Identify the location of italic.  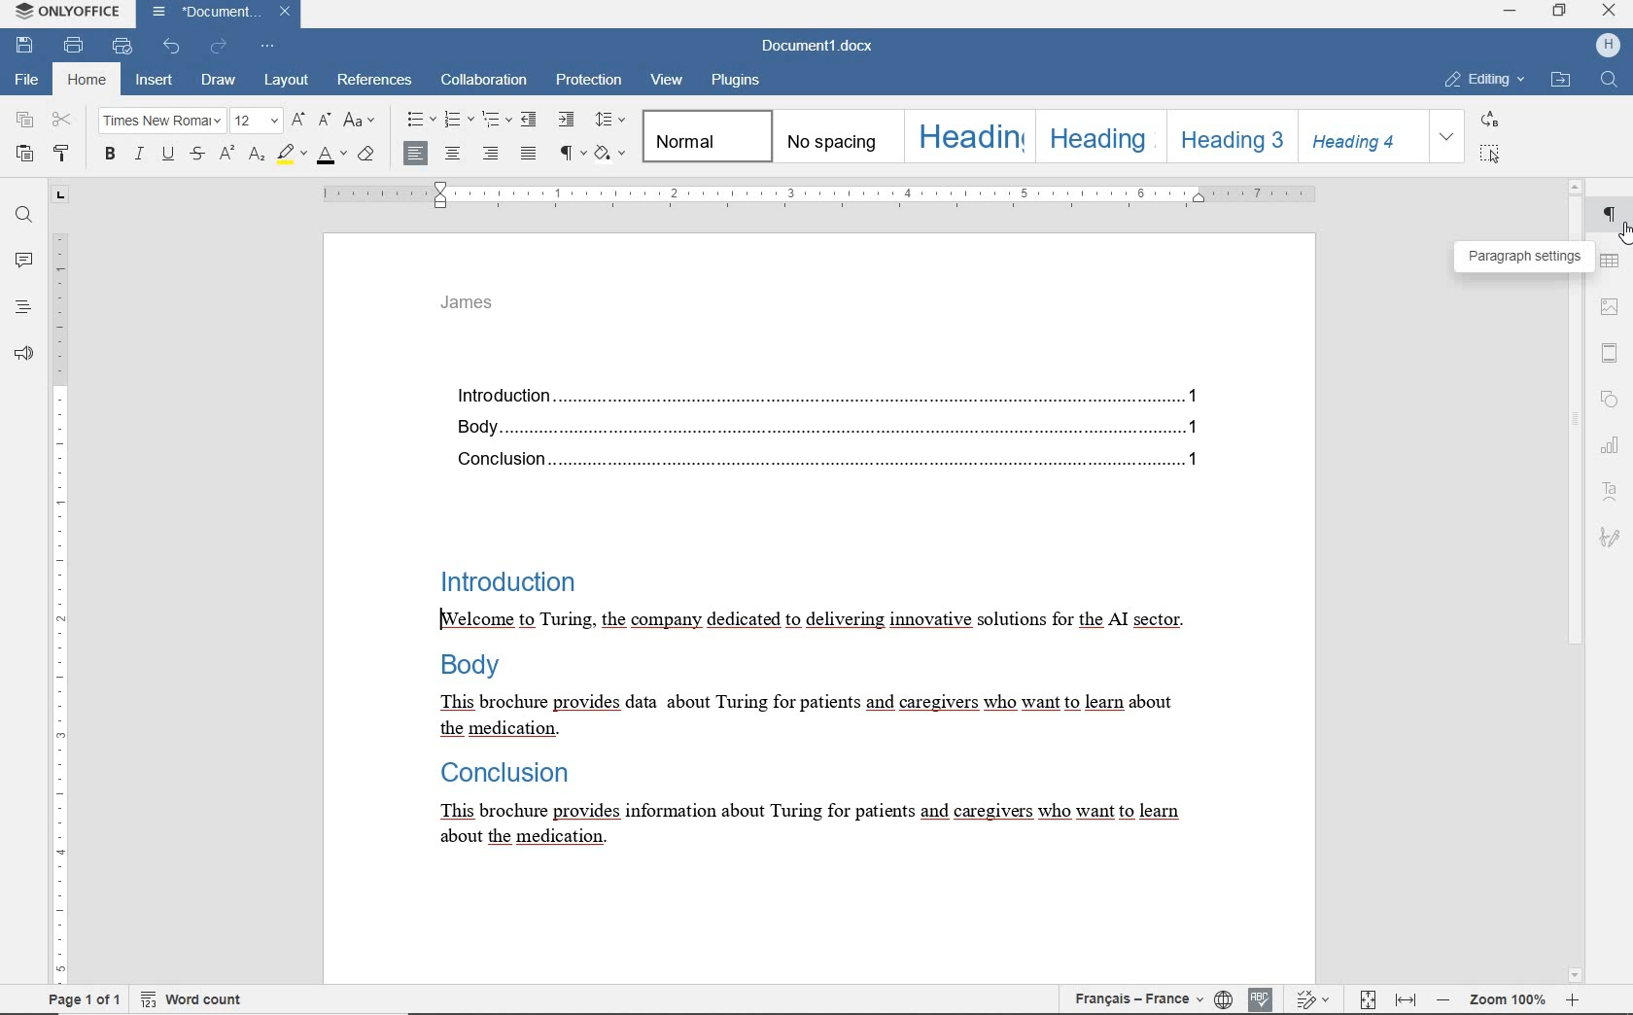
(139, 156).